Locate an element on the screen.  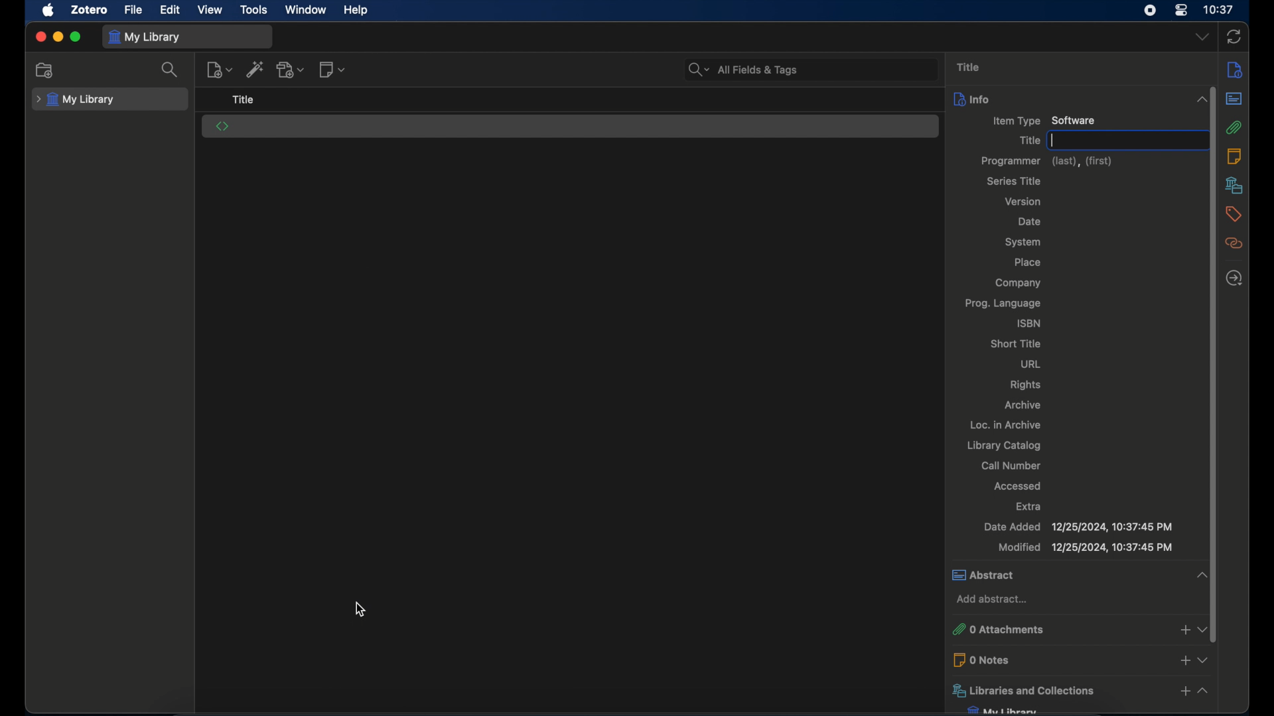
add attachment is located at coordinates (291, 70).